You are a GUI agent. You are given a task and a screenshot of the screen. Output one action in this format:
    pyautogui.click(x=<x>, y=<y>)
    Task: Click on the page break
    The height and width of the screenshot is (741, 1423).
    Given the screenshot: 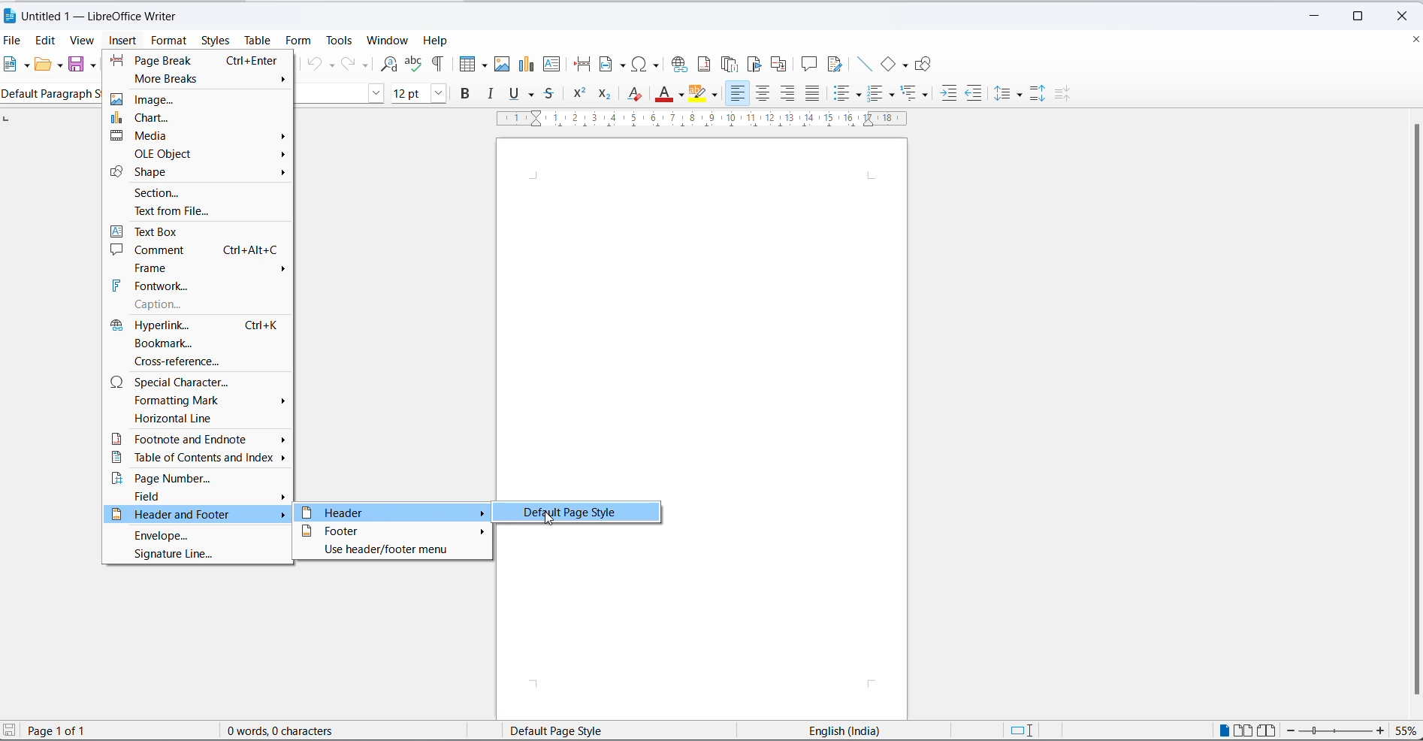 What is the action you would take?
    pyautogui.click(x=582, y=65)
    